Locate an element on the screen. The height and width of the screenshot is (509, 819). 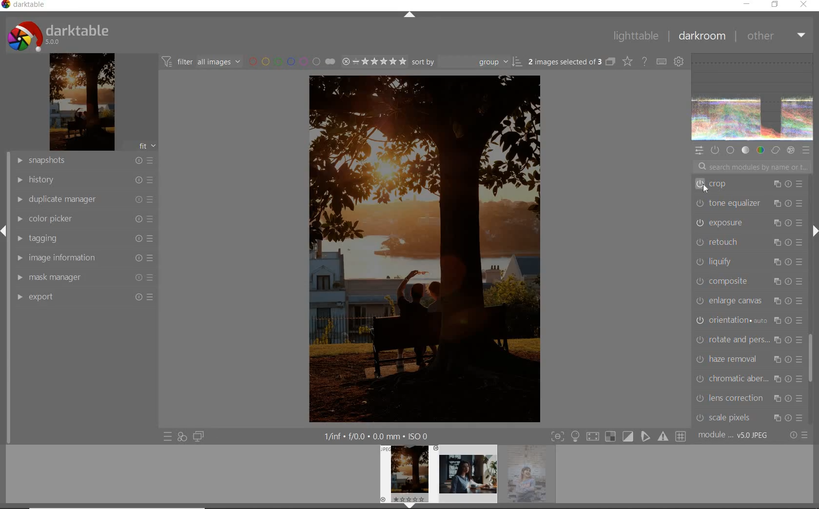
image information is located at coordinates (83, 257).